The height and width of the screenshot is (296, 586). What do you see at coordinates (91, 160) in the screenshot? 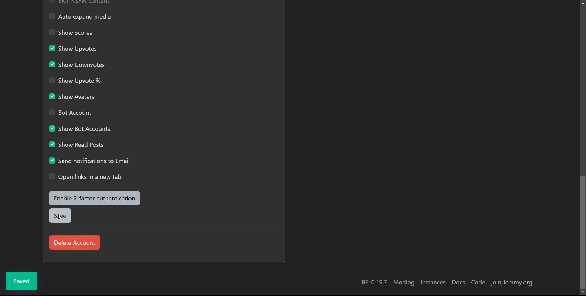
I see `send notifications to email` at bounding box center [91, 160].